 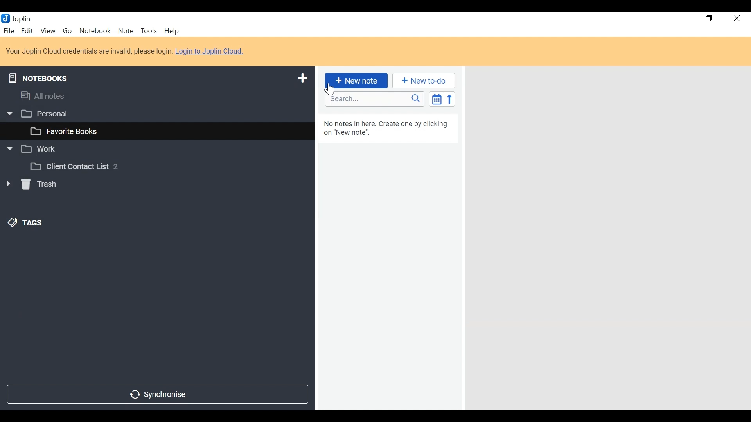 I want to click on Go, so click(x=66, y=31).